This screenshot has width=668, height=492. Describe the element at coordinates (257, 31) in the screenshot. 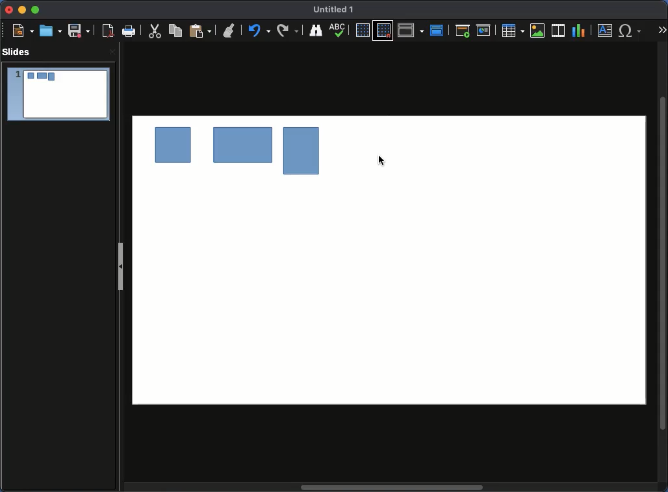

I see `Redo` at that location.